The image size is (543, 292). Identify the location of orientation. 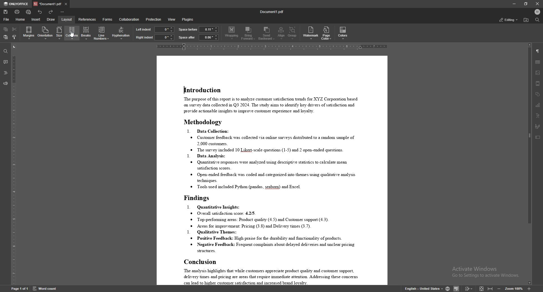
(45, 33).